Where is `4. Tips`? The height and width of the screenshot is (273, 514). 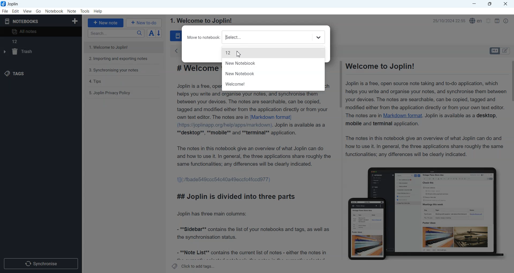 4. Tips is located at coordinates (96, 81).